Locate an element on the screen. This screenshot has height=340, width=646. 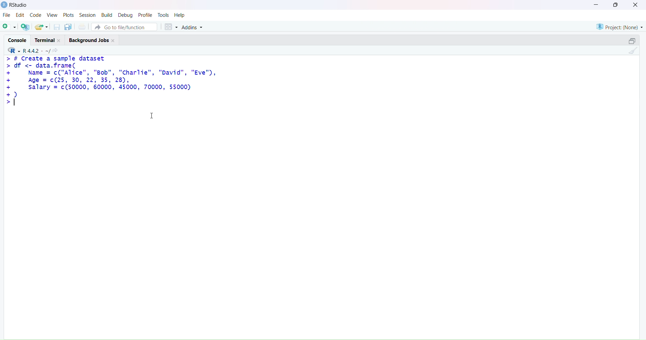
file is located at coordinates (7, 15).